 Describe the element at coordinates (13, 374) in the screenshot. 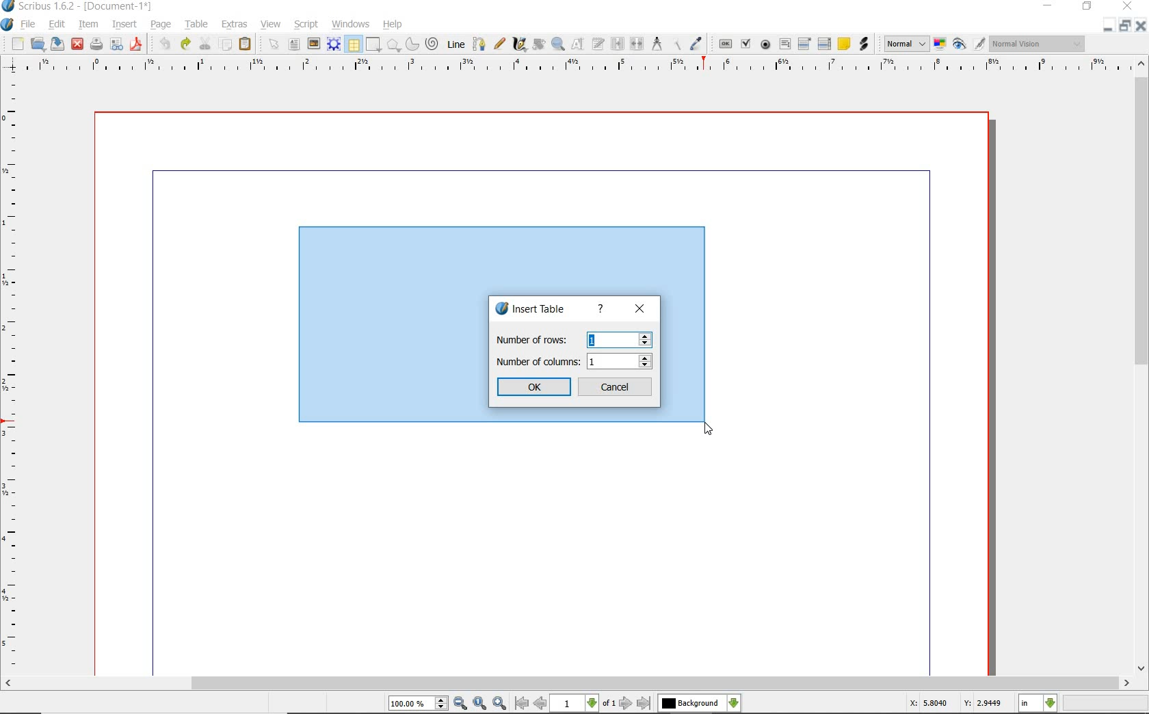

I see `ruler` at that location.